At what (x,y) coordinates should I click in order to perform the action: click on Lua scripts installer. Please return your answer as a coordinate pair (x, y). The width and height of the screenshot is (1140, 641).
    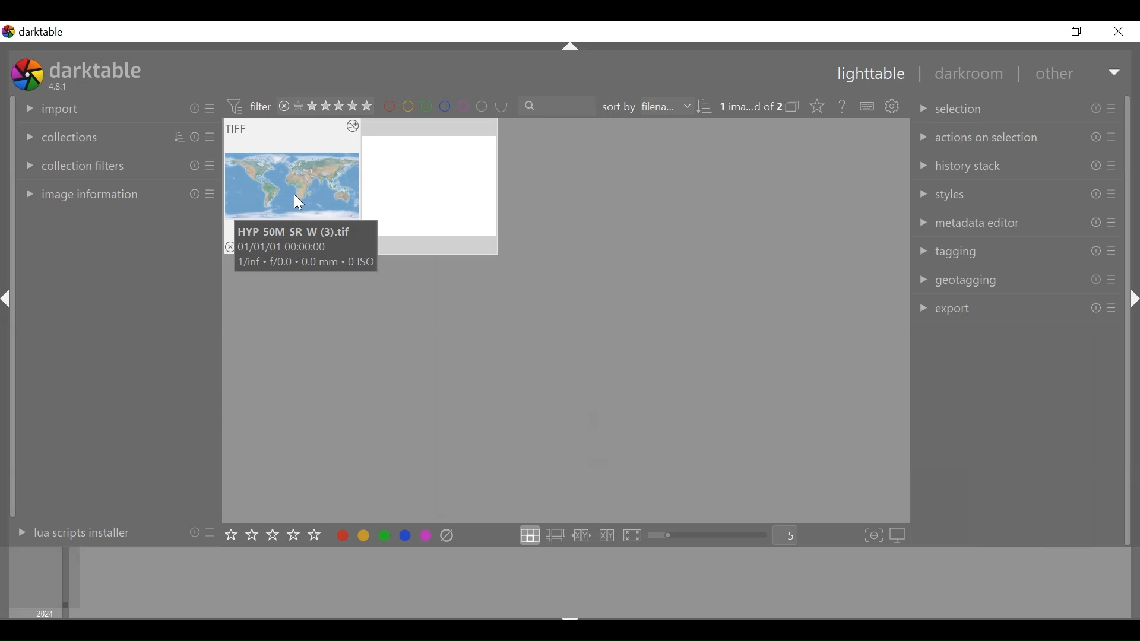
    Looking at the image, I should click on (112, 535).